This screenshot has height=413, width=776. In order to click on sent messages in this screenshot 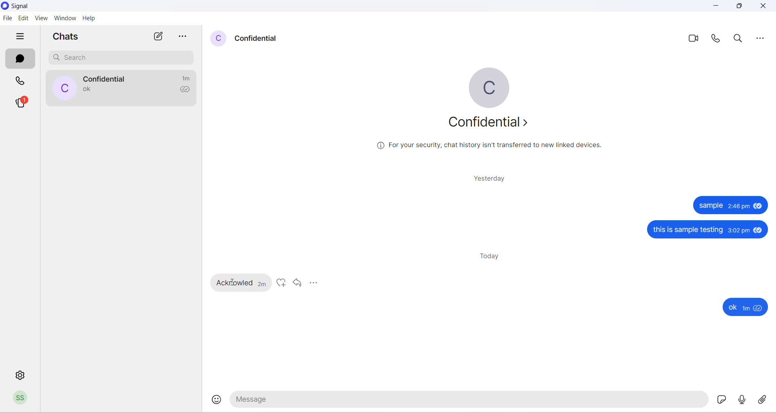, I will do `click(709, 252)`.